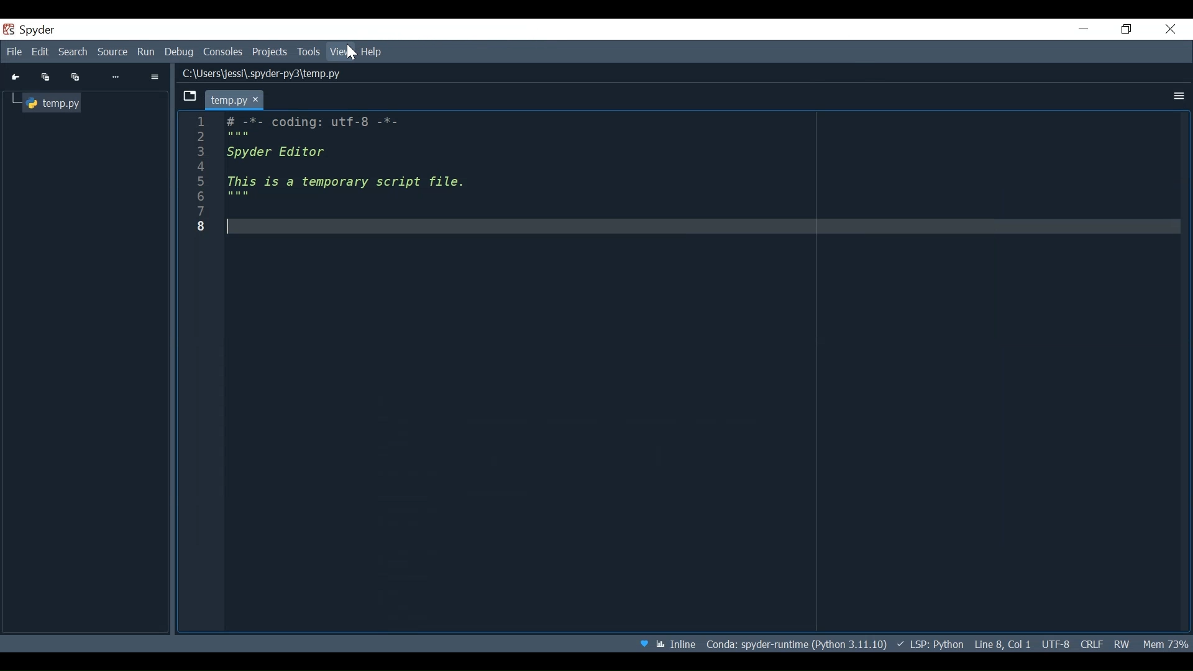 Image resolution: width=1193 pixels, height=671 pixels. What do you see at coordinates (1091, 644) in the screenshot?
I see `File EQL Status` at bounding box center [1091, 644].